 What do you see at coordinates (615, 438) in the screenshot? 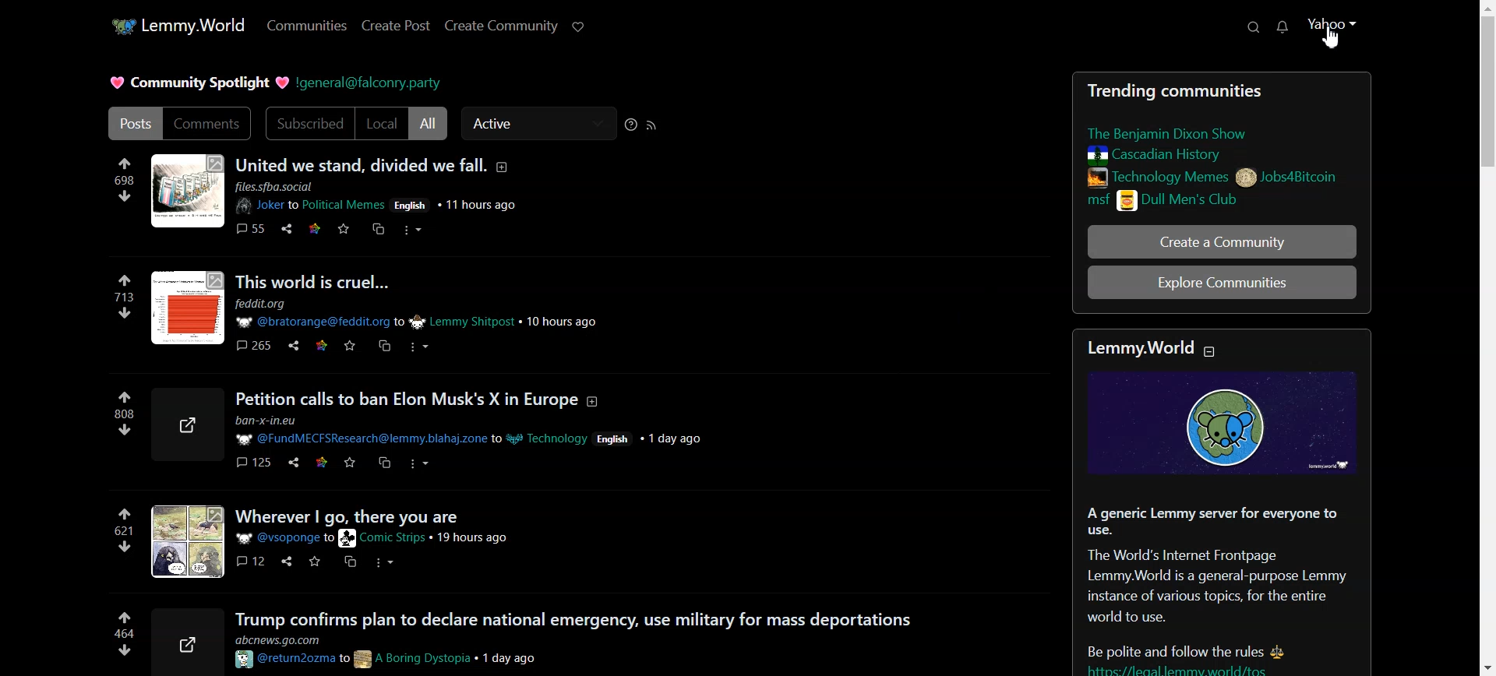
I see `/ English` at bounding box center [615, 438].